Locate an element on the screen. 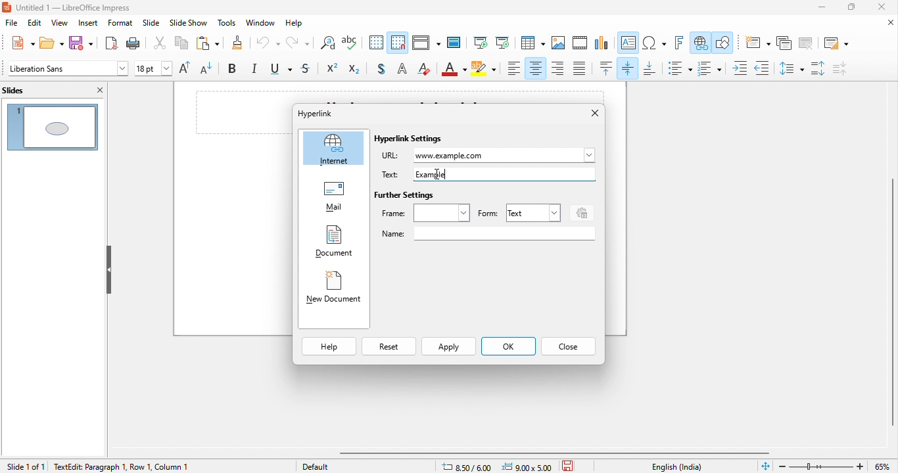  video is located at coordinates (580, 44).